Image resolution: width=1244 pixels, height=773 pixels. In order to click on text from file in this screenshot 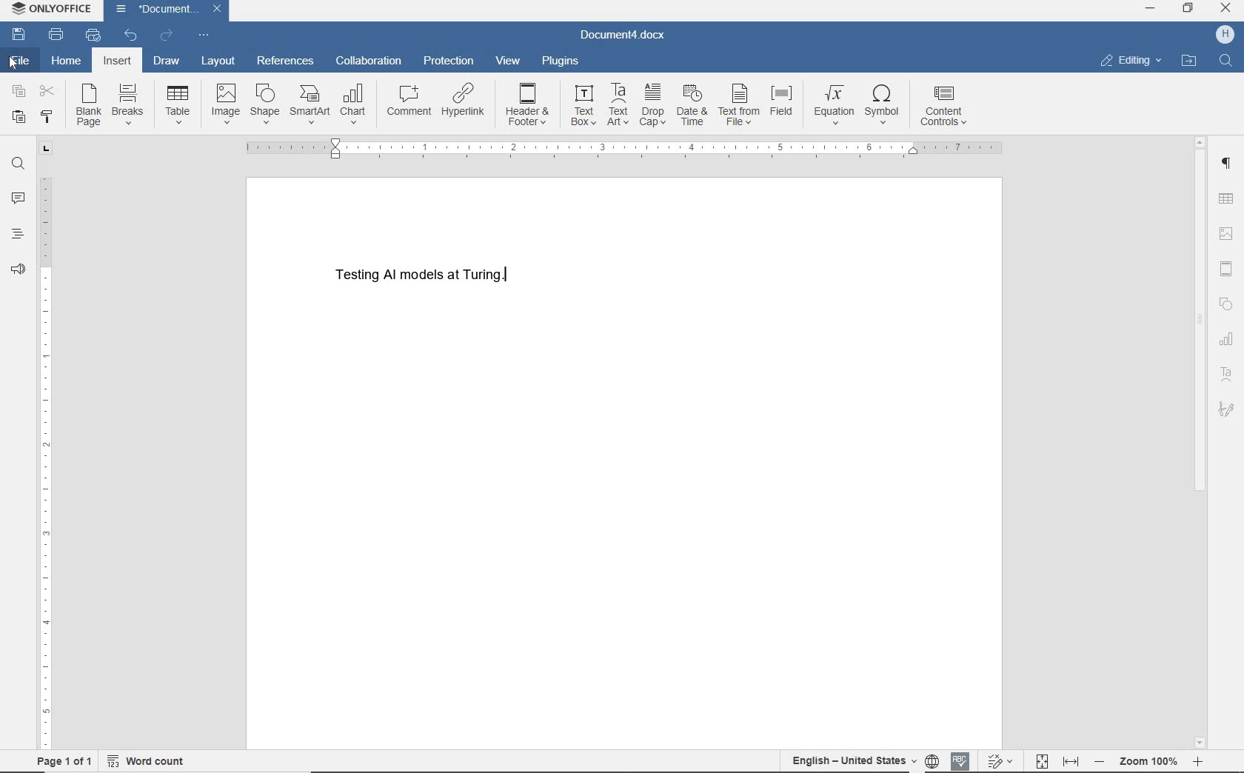, I will do `click(738, 105)`.